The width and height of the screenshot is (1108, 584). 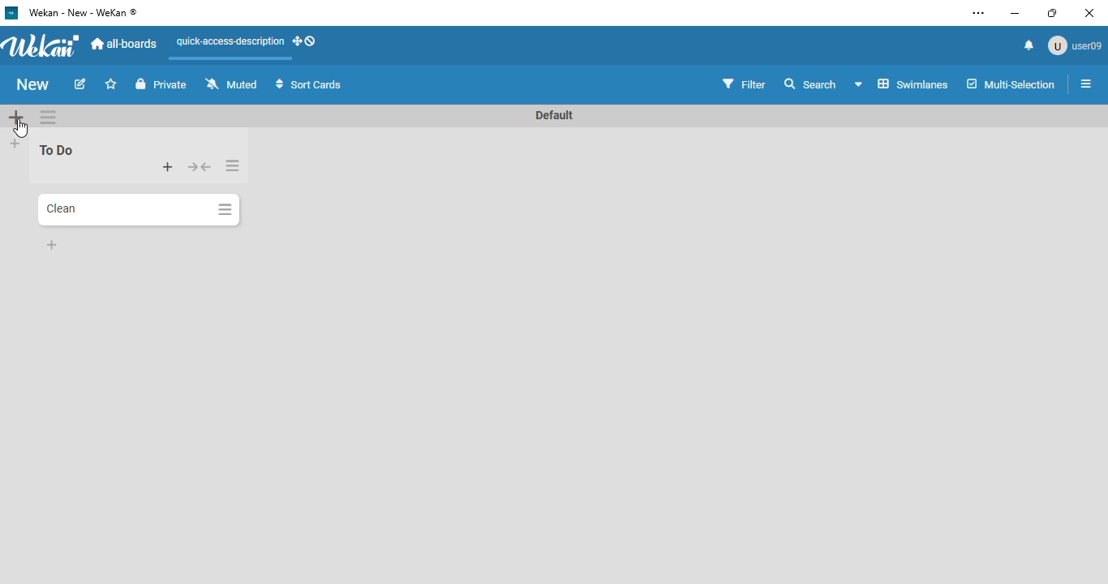 I want to click on muted, so click(x=232, y=83).